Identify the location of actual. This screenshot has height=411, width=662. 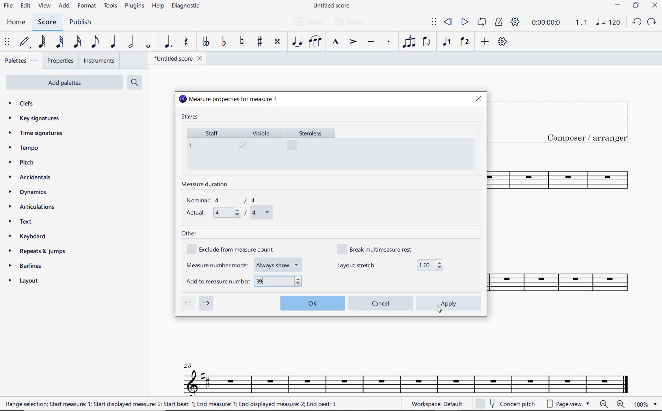
(228, 213).